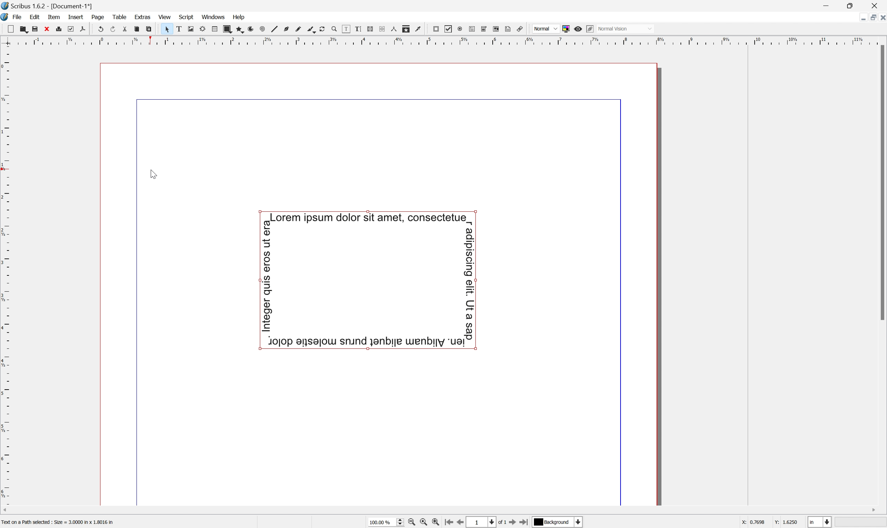 Image resolution: width=887 pixels, height=528 pixels. Describe the element at coordinates (564, 28) in the screenshot. I see `Toggle color management system` at that location.